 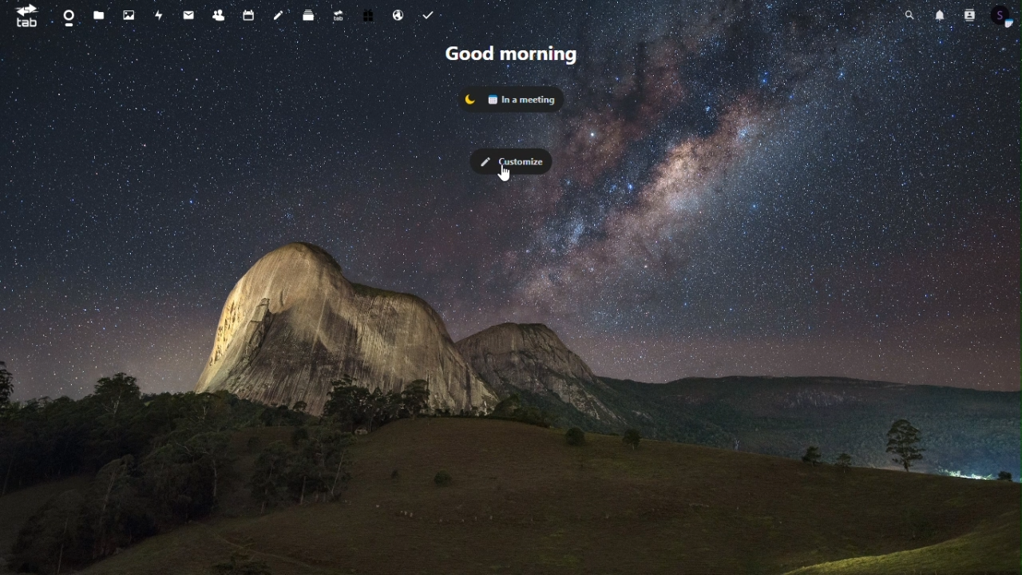 I want to click on contacts, so click(x=971, y=17).